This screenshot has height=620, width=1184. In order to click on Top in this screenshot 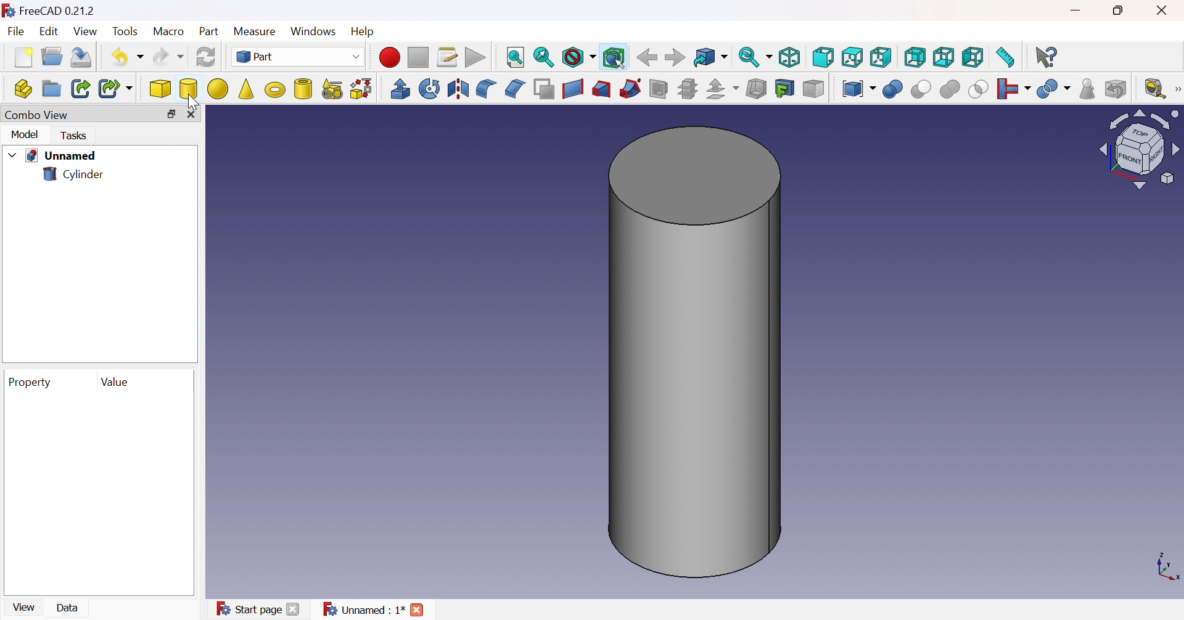, I will do `click(852, 57)`.